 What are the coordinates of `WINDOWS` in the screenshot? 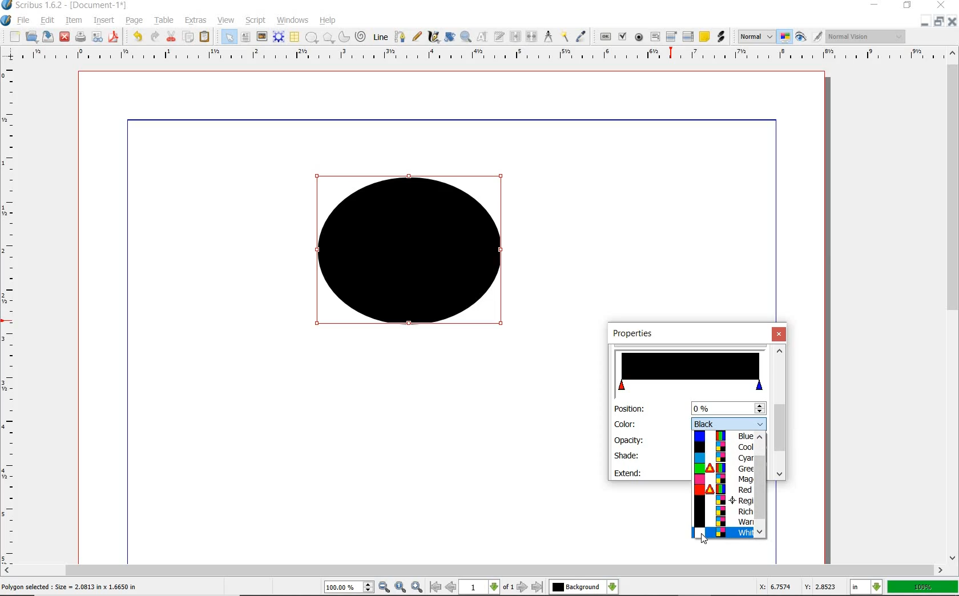 It's located at (293, 21).